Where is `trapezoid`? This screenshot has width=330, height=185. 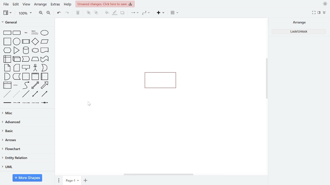 trapezoid is located at coordinates (45, 59).